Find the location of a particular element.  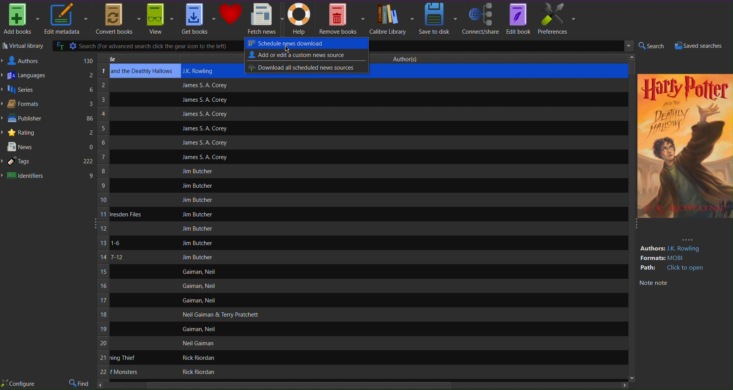

Find is located at coordinates (80, 383).